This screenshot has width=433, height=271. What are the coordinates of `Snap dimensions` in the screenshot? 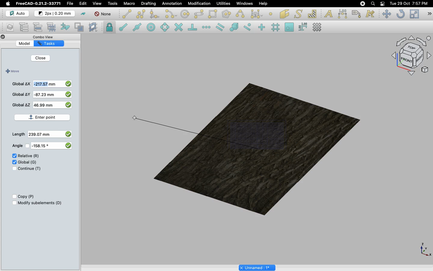 It's located at (303, 27).